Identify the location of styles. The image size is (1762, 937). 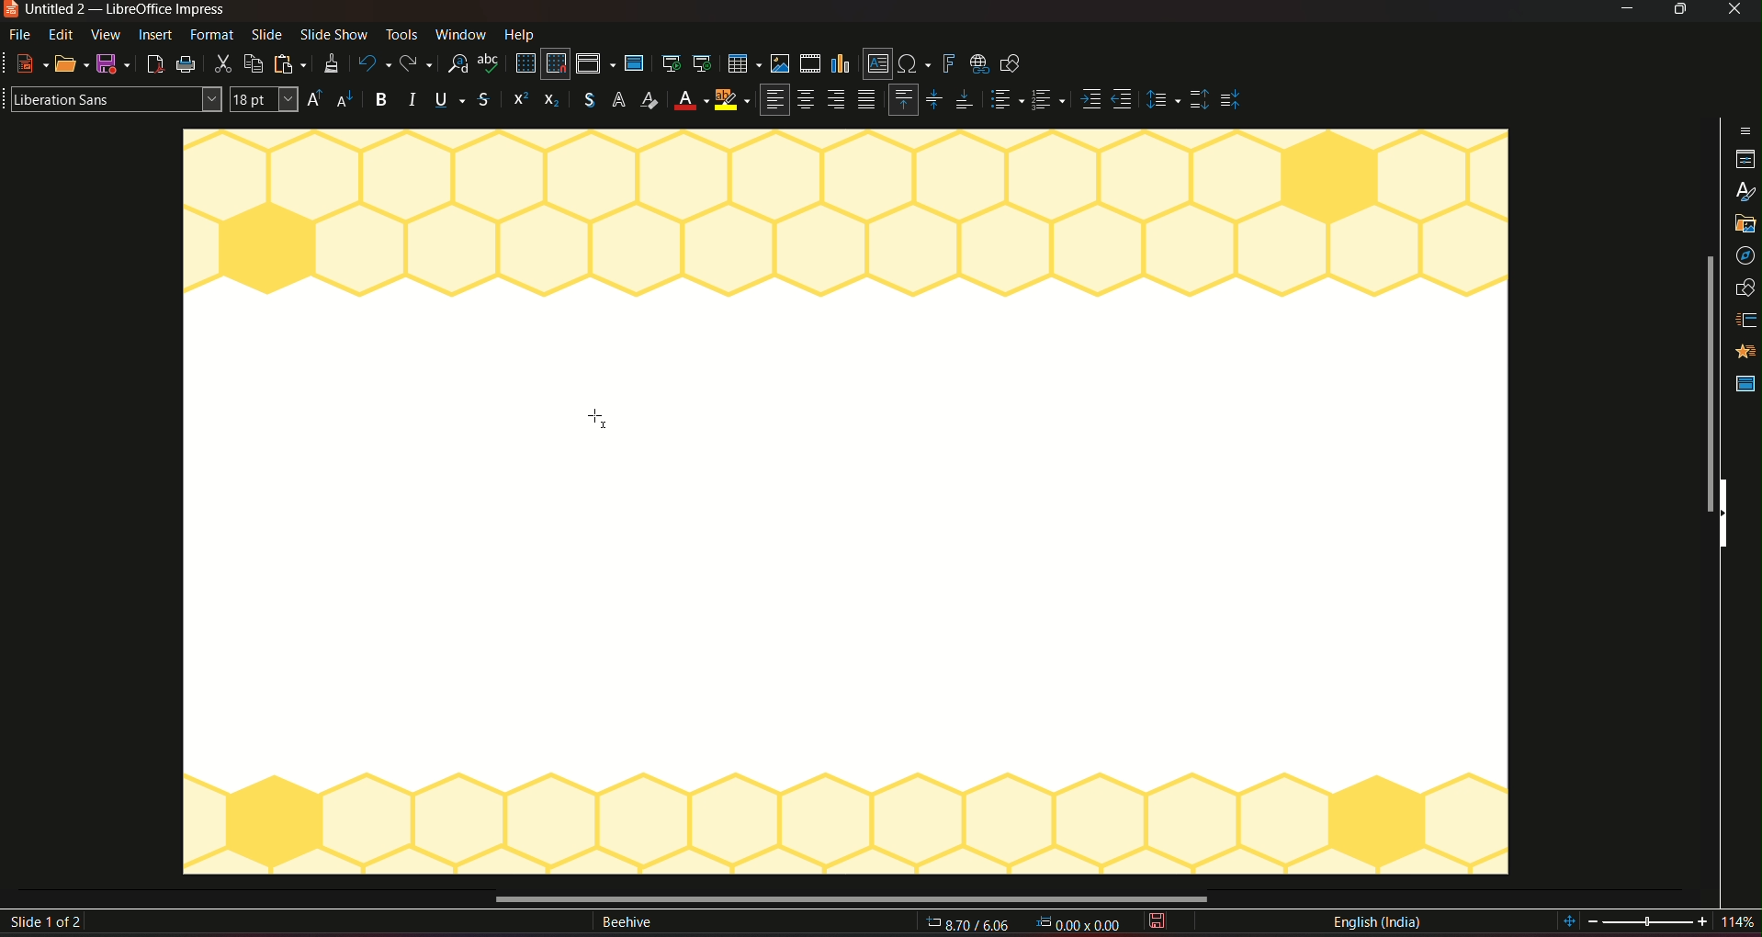
(1744, 156).